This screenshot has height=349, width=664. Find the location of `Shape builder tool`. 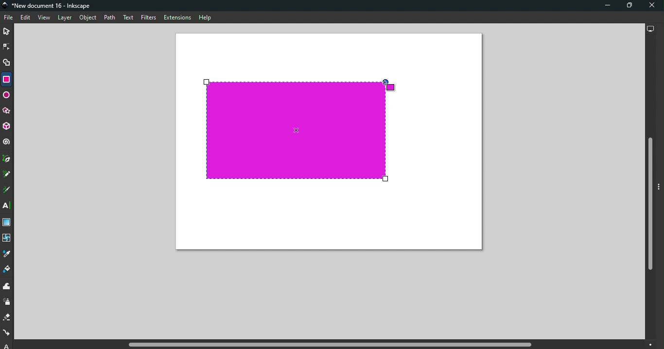

Shape builder tool is located at coordinates (8, 64).